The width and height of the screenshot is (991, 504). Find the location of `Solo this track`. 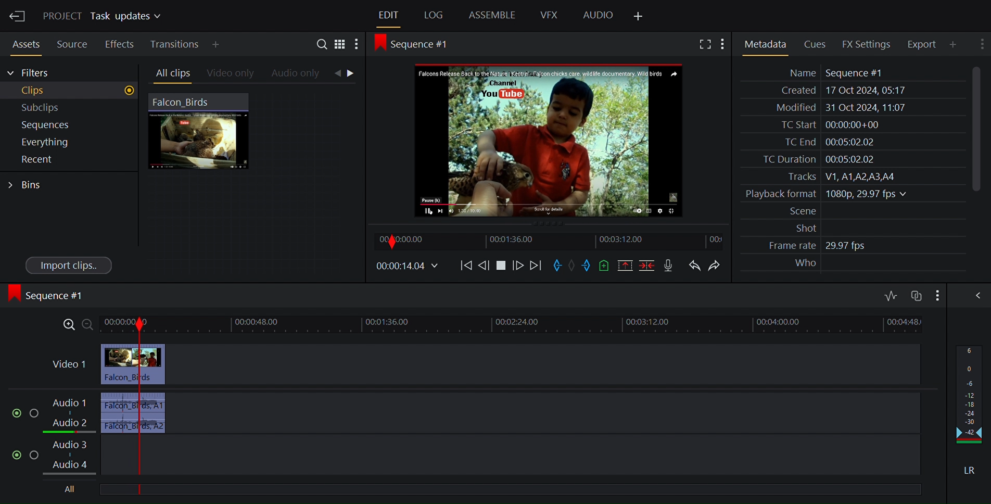

Solo this track is located at coordinates (37, 455).